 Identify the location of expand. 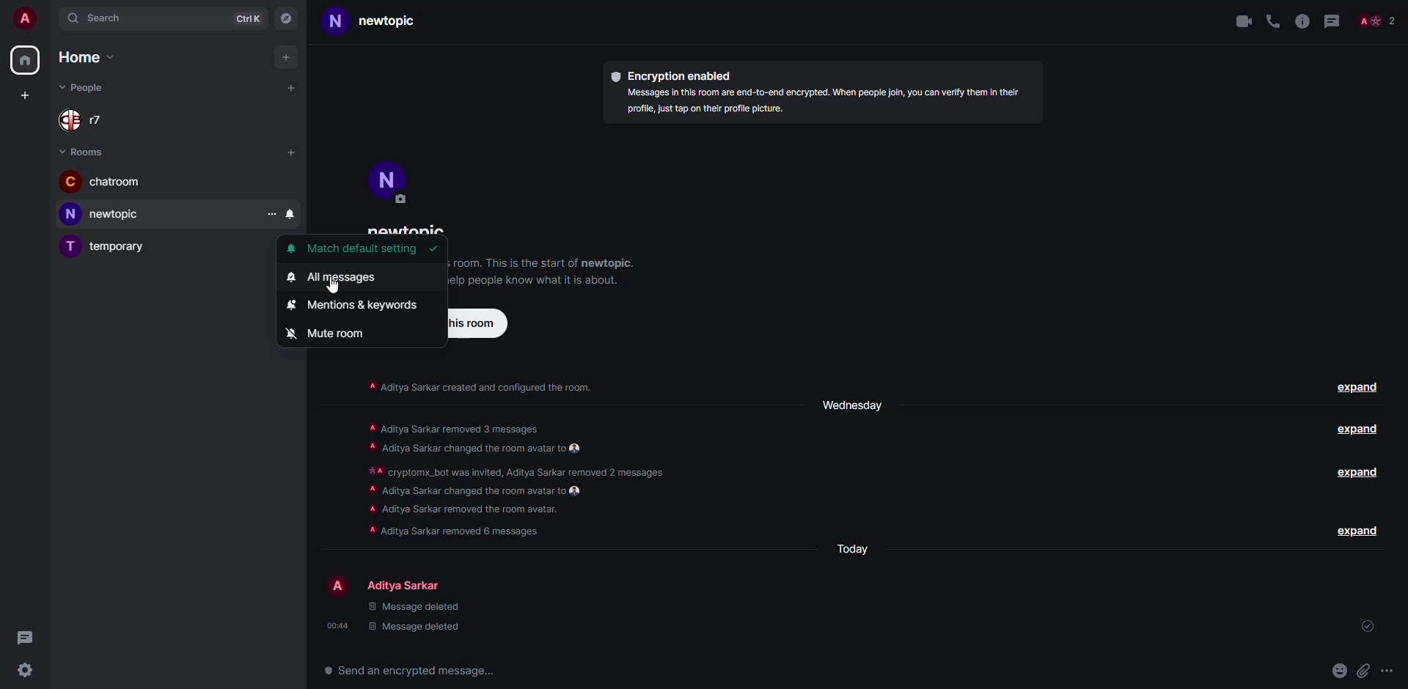
(1357, 531).